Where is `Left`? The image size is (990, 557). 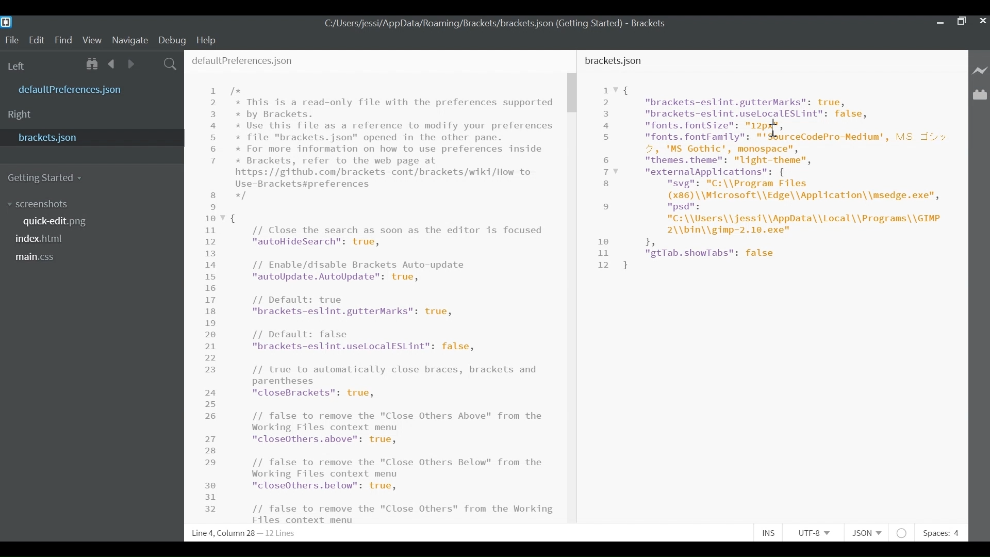
Left is located at coordinates (20, 65).